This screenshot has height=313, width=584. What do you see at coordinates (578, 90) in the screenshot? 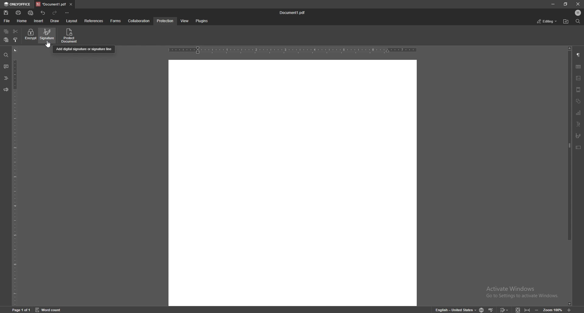
I see `header and footer` at bounding box center [578, 90].